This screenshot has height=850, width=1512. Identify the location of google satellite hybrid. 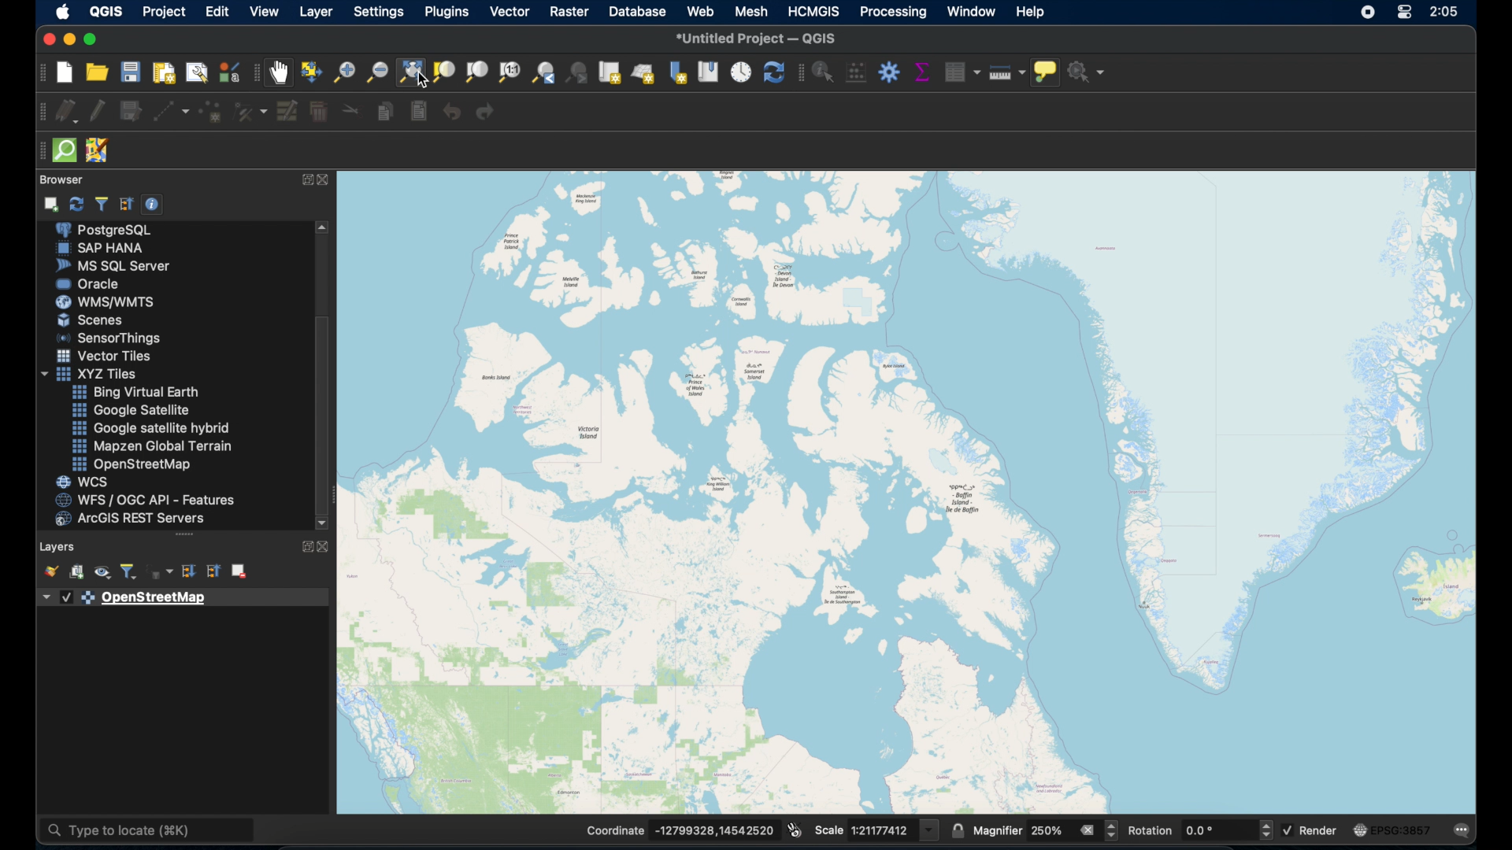
(154, 427).